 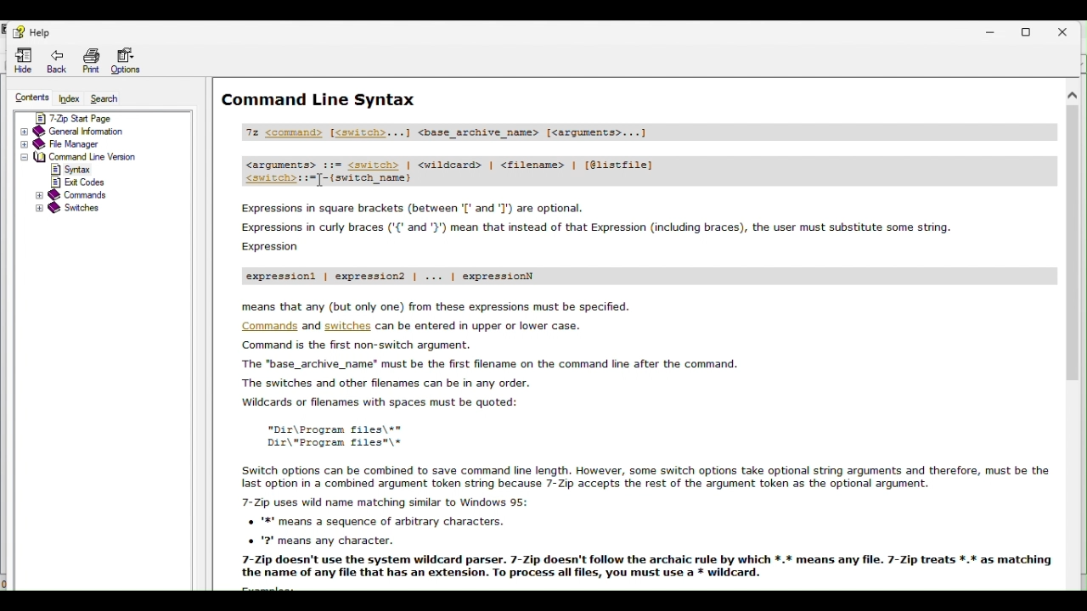 I want to click on text, so click(x=533, y=166).